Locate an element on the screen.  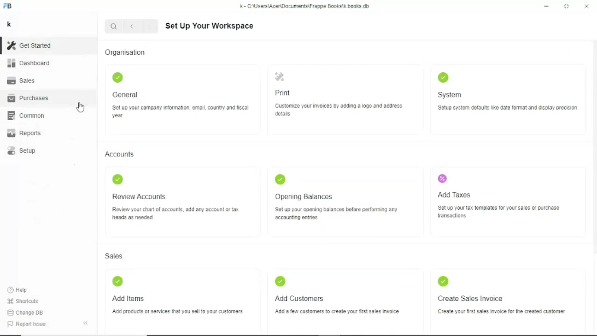
Setup is located at coordinates (21, 150).